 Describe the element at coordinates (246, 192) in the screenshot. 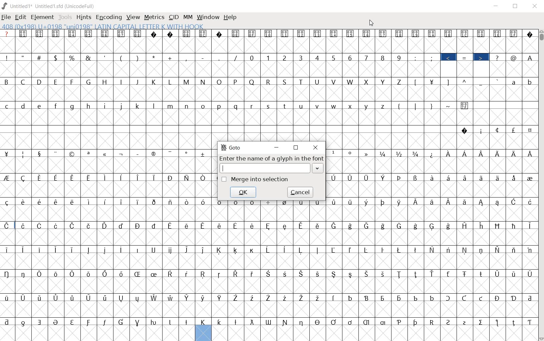

I see `ok` at that location.